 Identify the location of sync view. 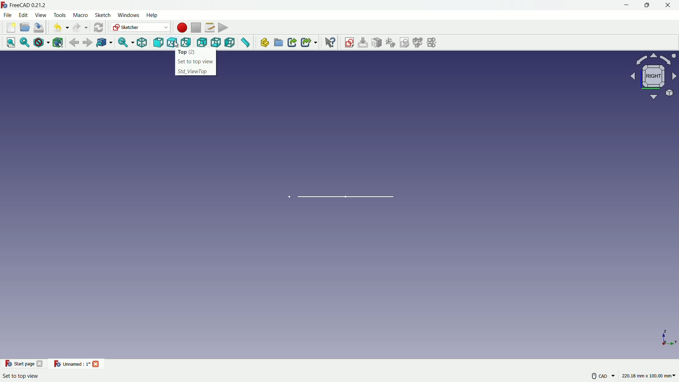
(124, 43).